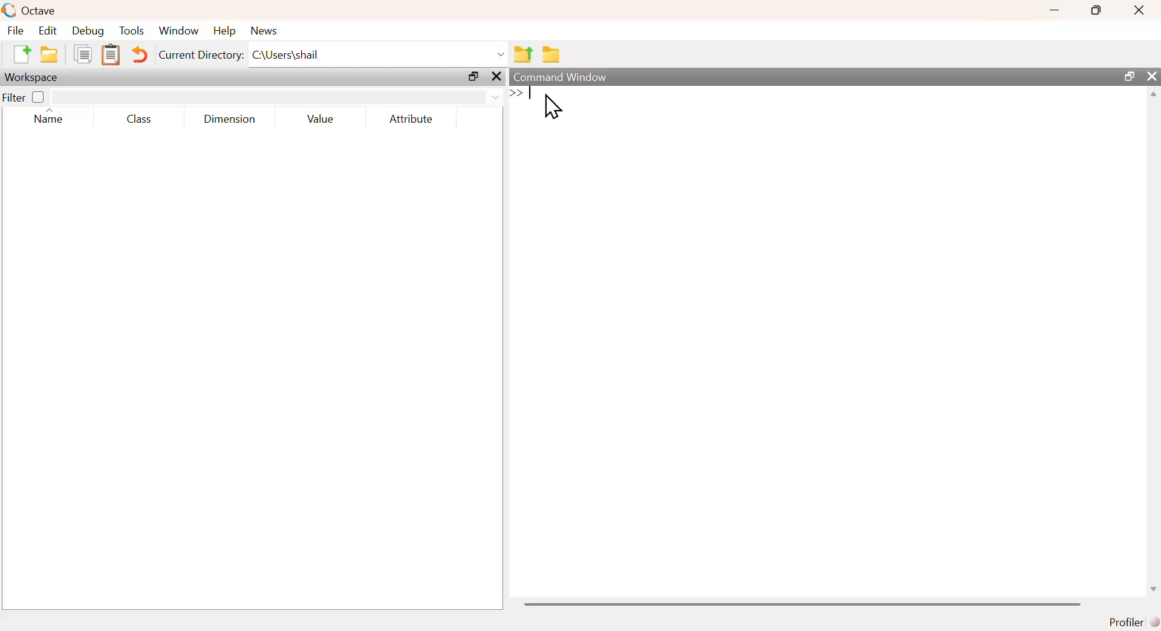 This screenshot has width=1161, height=631. What do you see at coordinates (1053, 11) in the screenshot?
I see `minimize` at bounding box center [1053, 11].